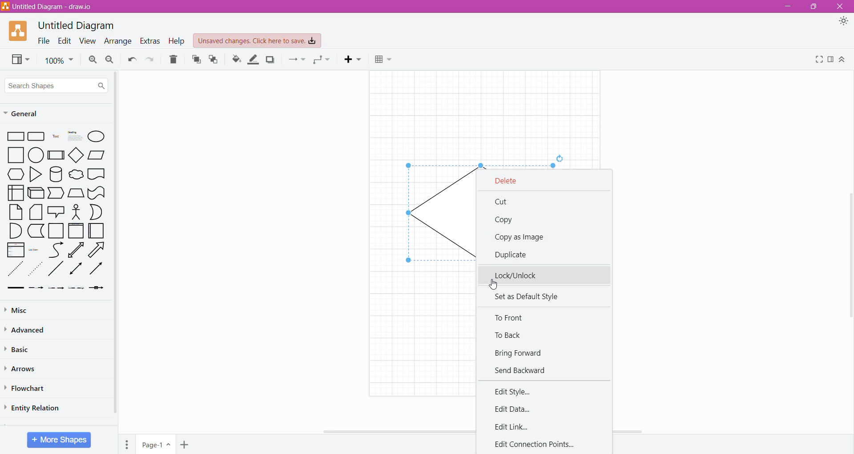 The width and height of the screenshot is (854, 454). What do you see at coordinates (59, 61) in the screenshot?
I see `Zoom` at bounding box center [59, 61].